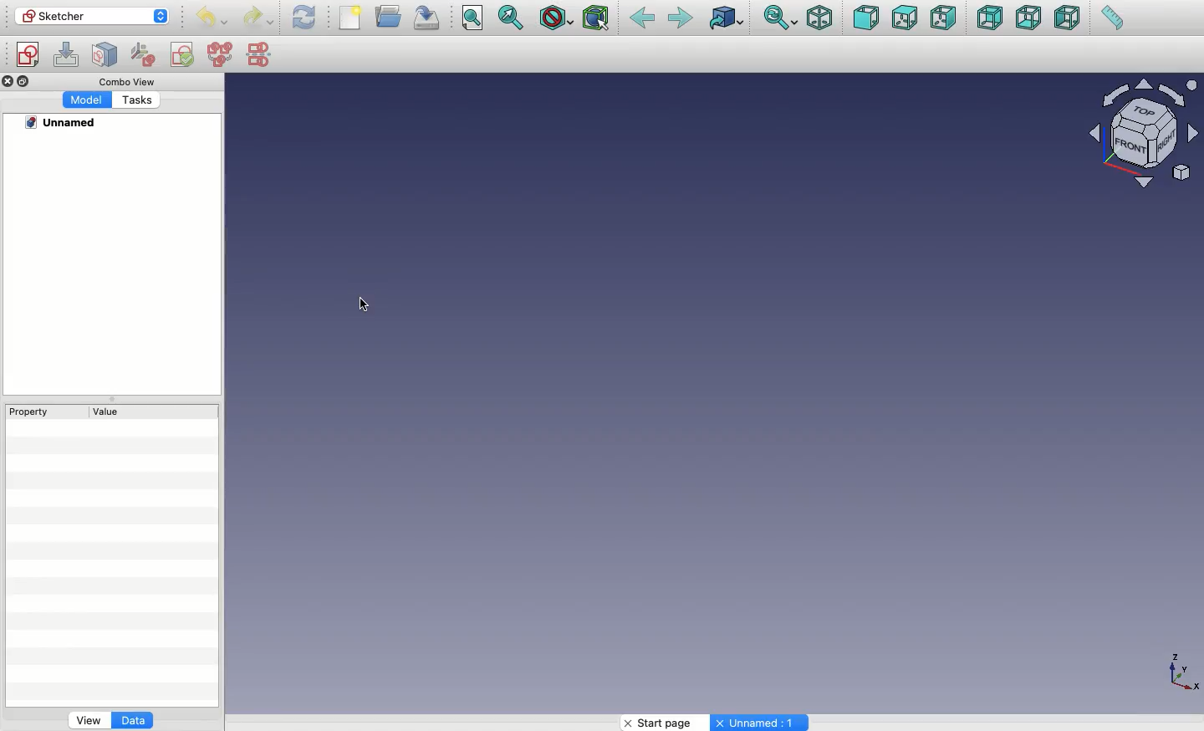  I want to click on Unnamed, so click(62, 125).